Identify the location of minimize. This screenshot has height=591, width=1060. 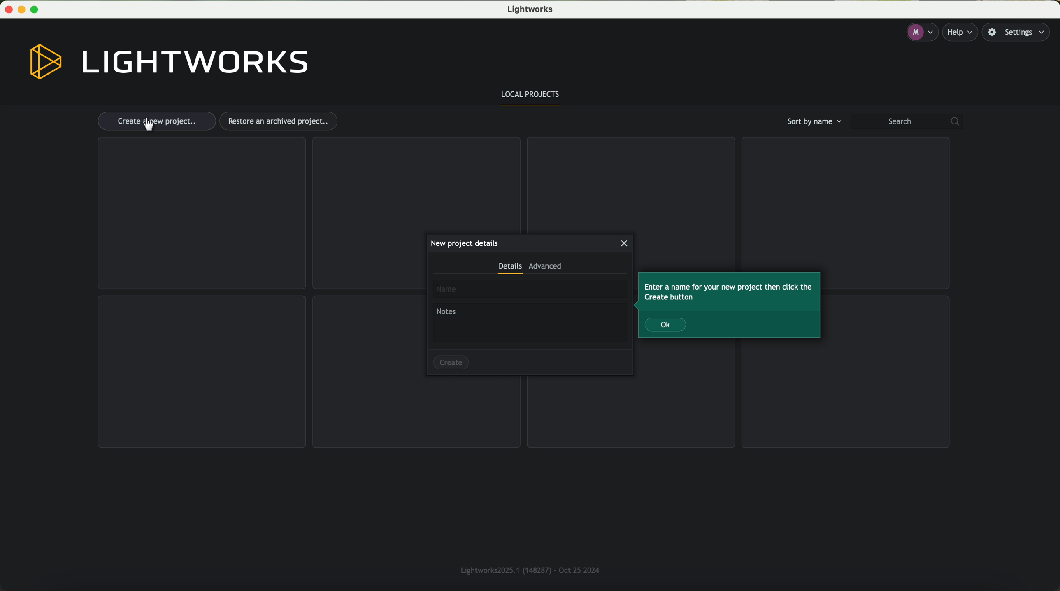
(23, 9).